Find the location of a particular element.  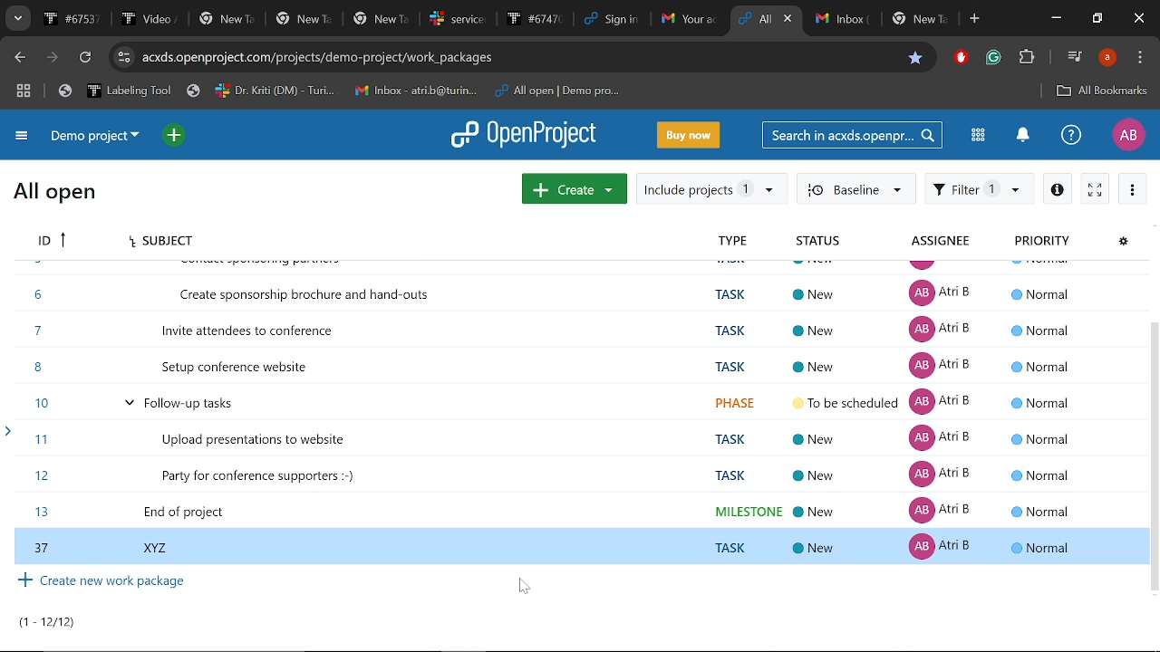

 is located at coordinates (688, 135).